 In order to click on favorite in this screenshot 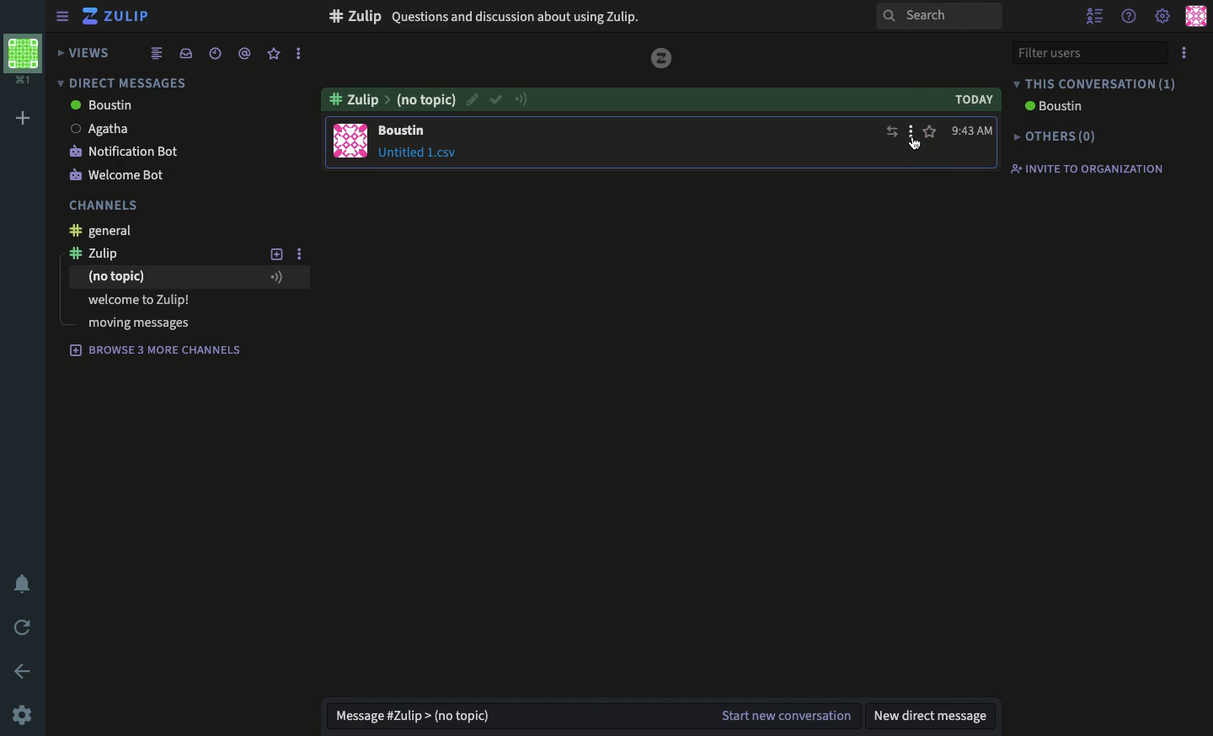, I will do `click(928, 131)`.